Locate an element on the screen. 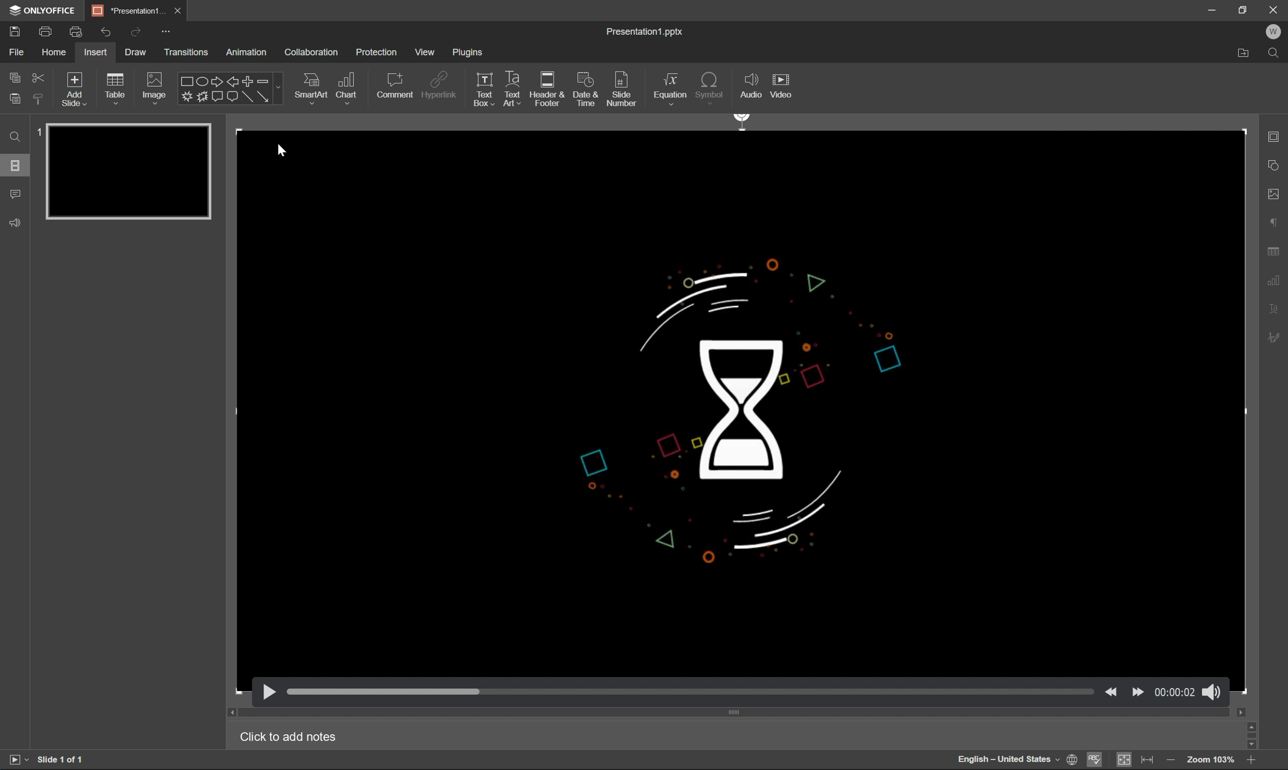 This screenshot has width=1288, height=770. animation is located at coordinates (248, 52).